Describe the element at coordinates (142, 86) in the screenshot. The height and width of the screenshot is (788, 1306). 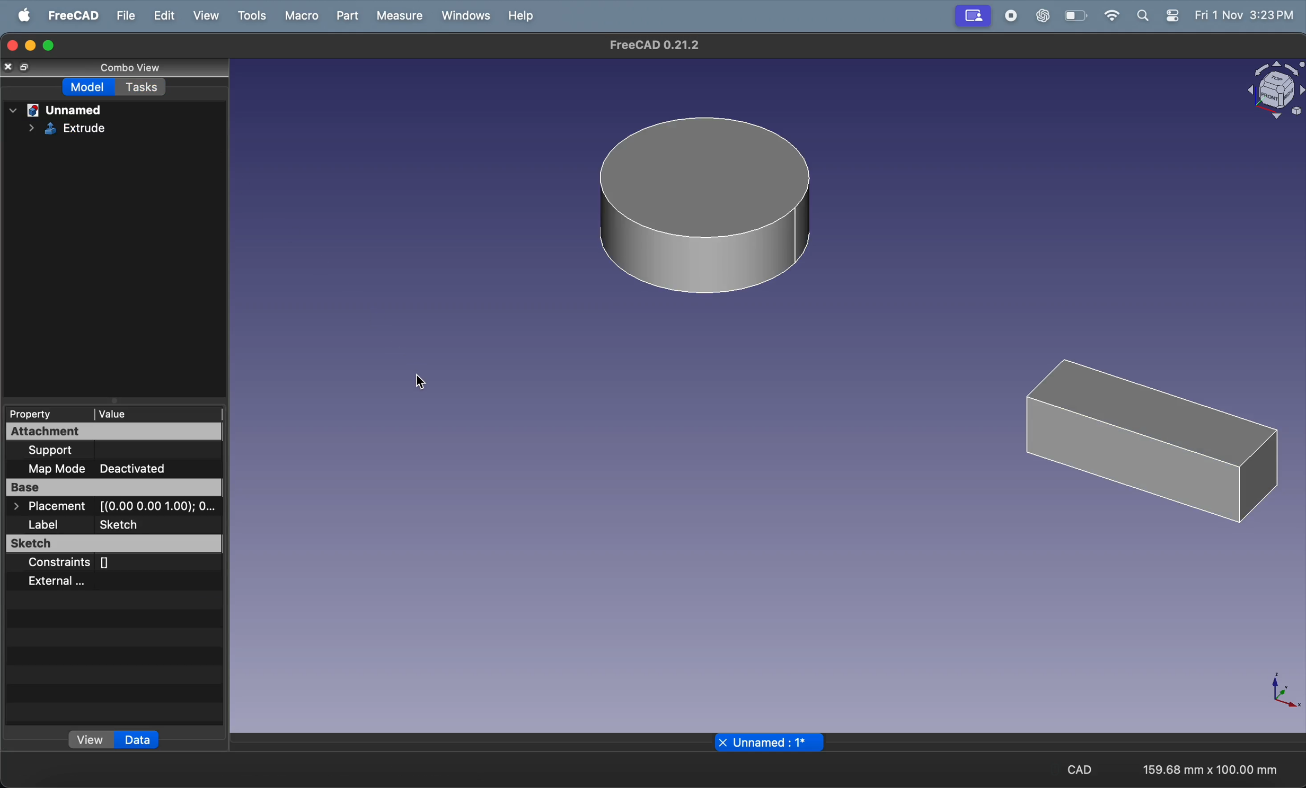
I see `Tasks` at that location.